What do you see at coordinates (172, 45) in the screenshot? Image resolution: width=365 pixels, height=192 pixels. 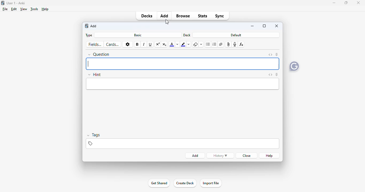 I see `text color` at bounding box center [172, 45].